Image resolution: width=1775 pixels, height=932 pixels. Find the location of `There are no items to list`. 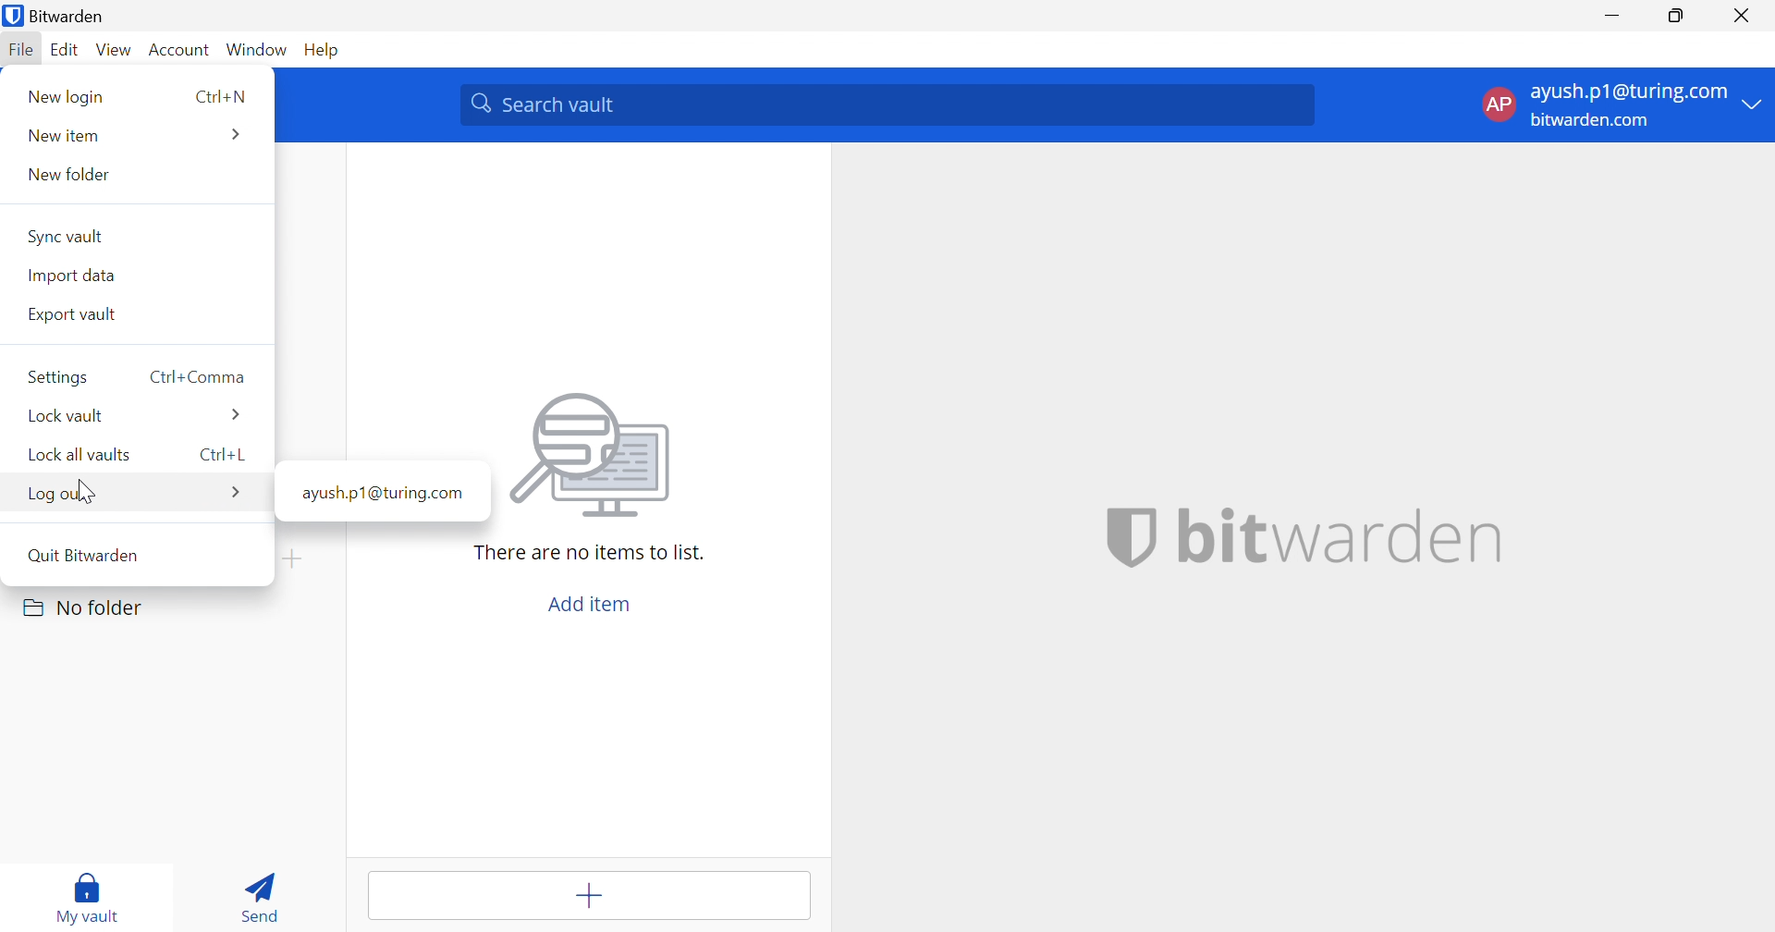

There are no items to list is located at coordinates (587, 553).